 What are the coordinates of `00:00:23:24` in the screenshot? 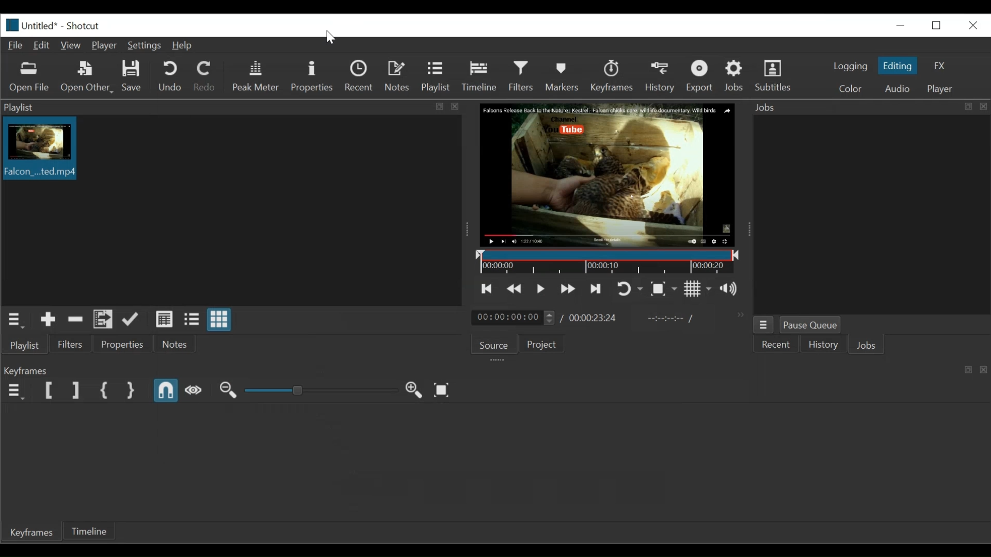 It's located at (594, 319).